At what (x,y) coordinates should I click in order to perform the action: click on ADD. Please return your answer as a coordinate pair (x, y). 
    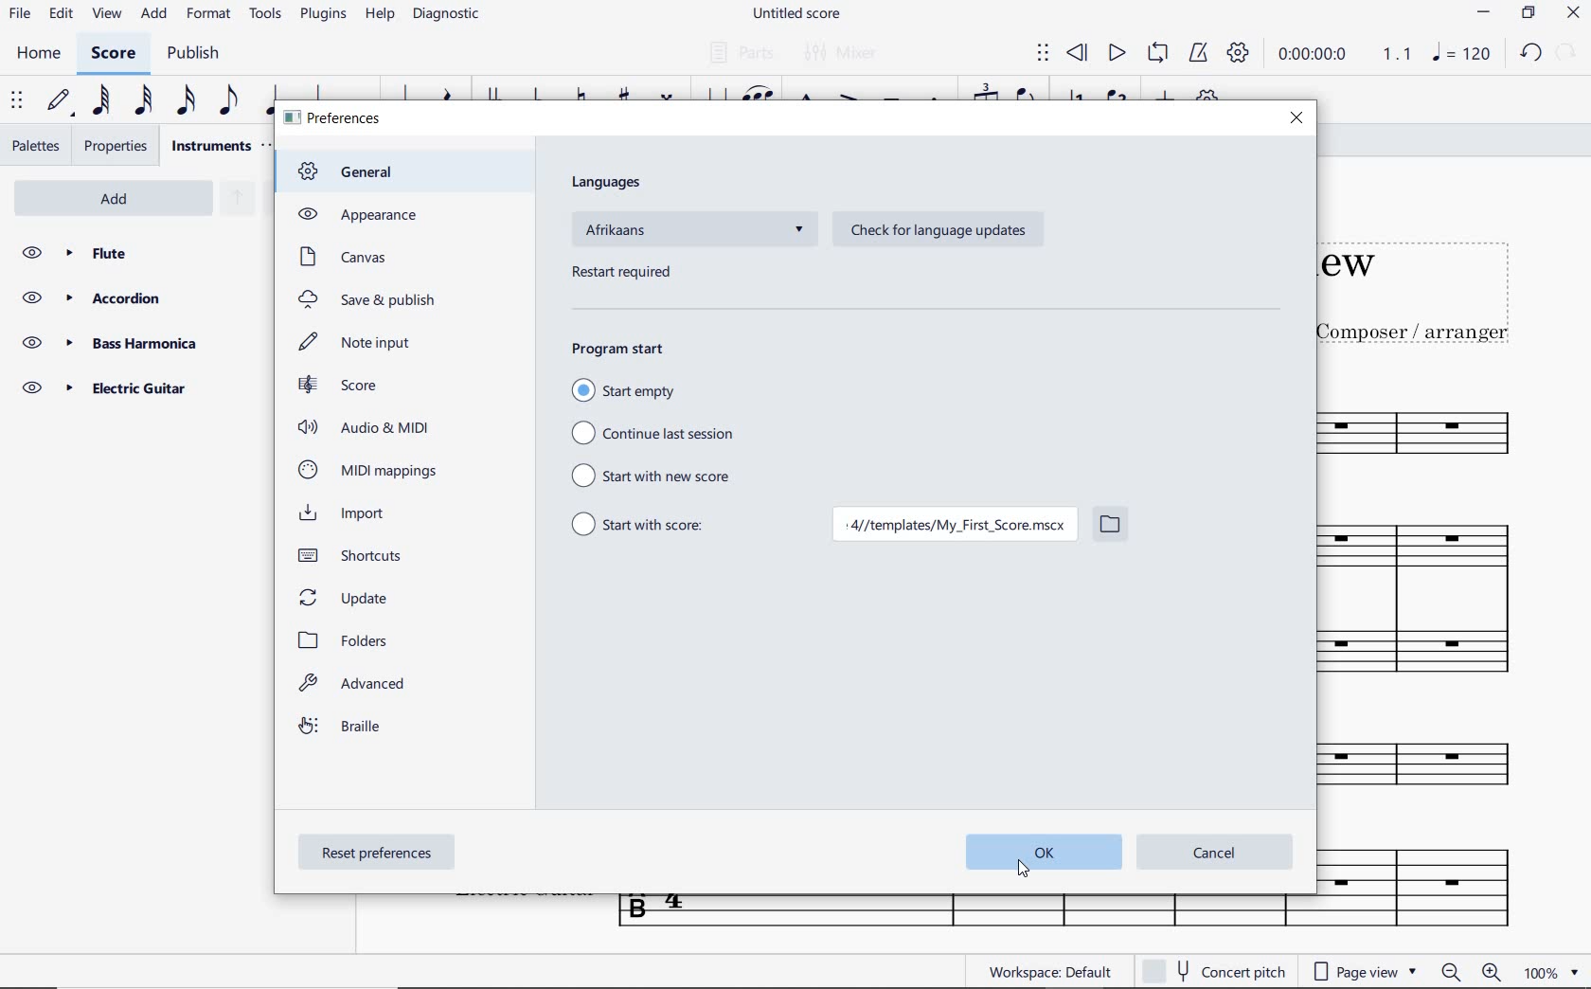
    Looking at the image, I should click on (120, 196).